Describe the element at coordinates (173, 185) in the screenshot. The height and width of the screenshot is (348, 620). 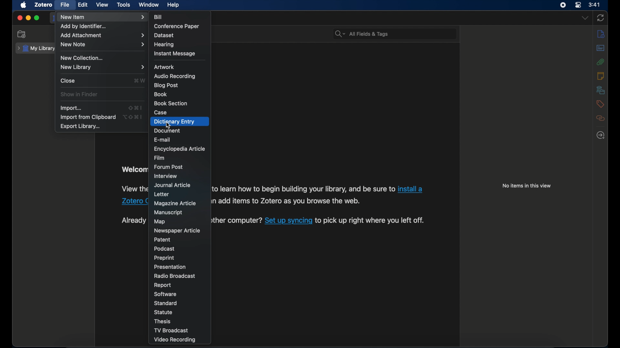
I see `journal article` at that location.